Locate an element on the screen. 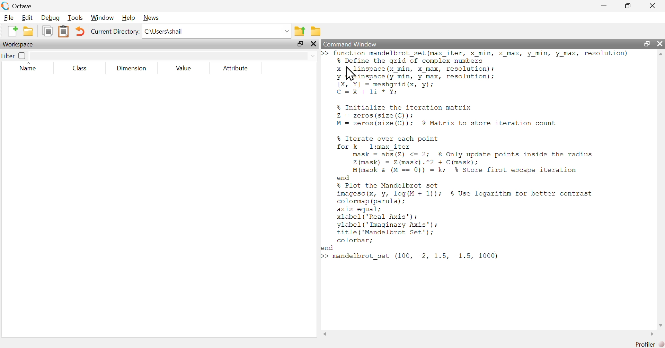 Image resolution: width=665 pixels, height=348 pixels. Filter is located at coordinates (14, 55).